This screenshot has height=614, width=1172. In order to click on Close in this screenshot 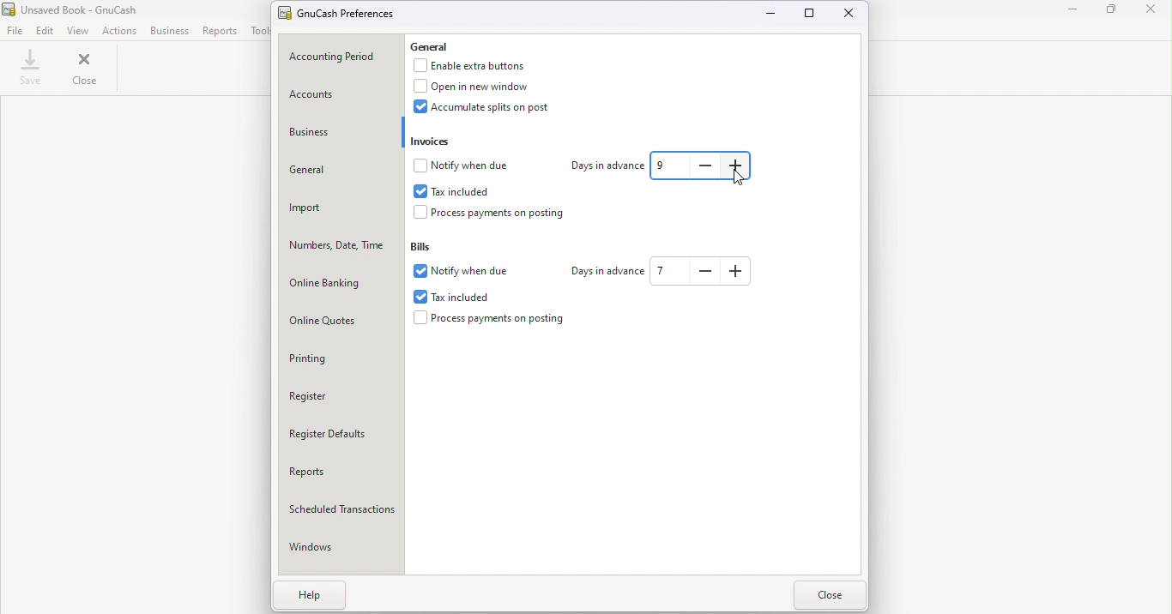, I will do `click(850, 15)`.